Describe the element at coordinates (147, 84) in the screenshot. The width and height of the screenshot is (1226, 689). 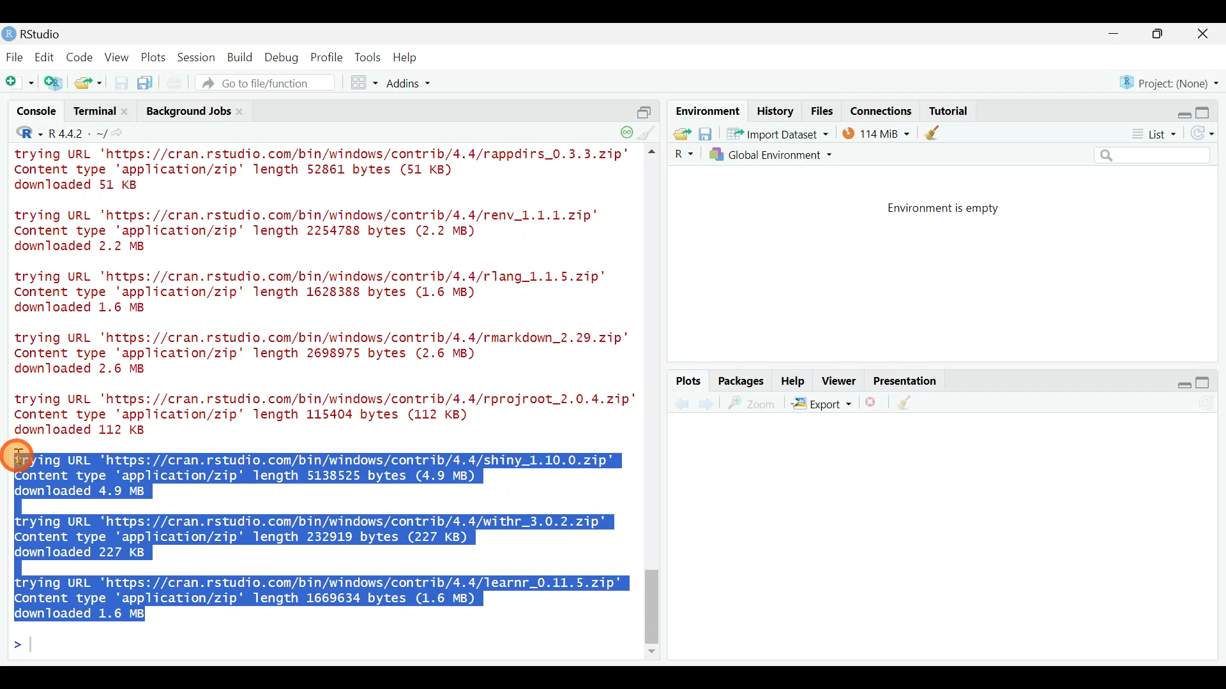
I see `Save all open documents` at that location.